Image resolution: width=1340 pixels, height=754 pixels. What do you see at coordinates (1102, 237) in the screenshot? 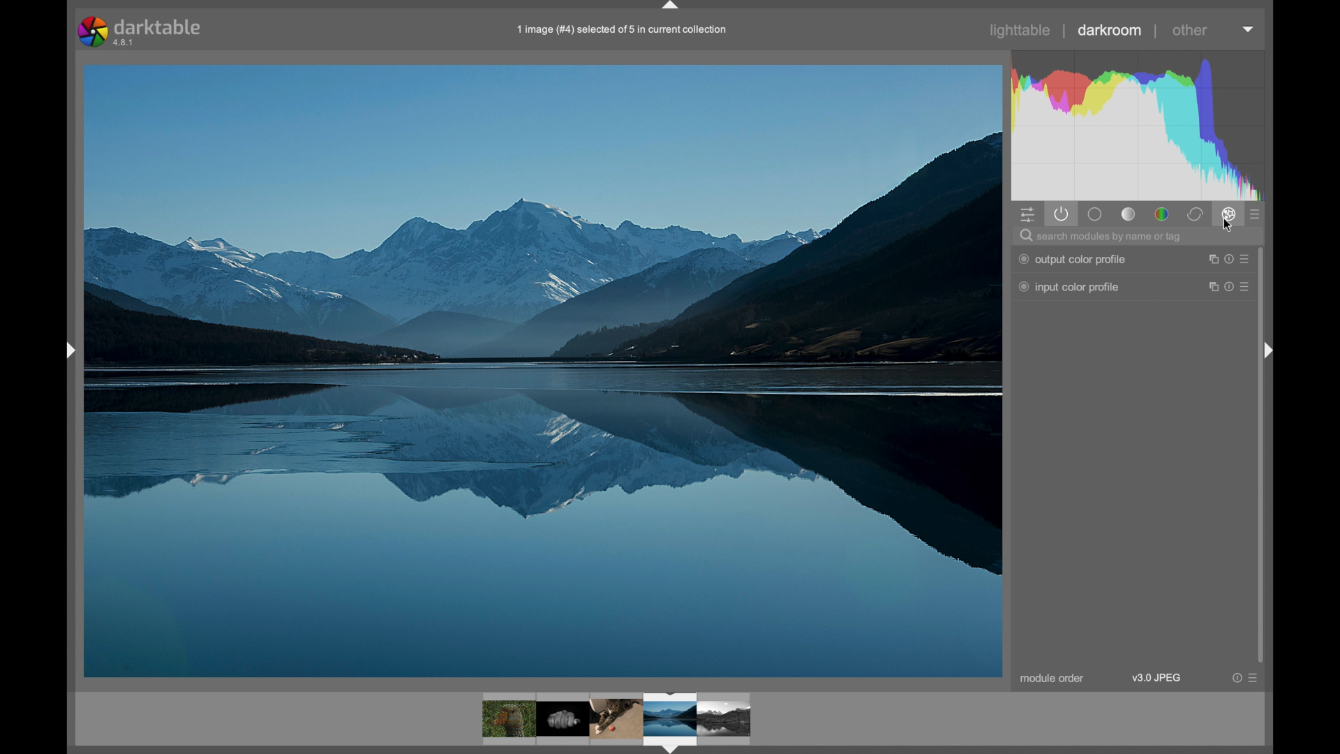
I see `search` at bounding box center [1102, 237].